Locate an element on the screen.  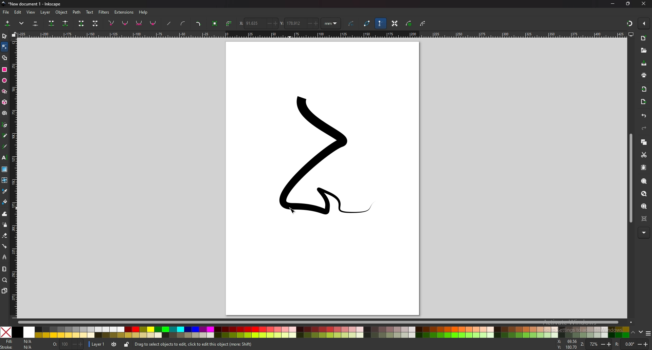
layer is located at coordinates (46, 12).